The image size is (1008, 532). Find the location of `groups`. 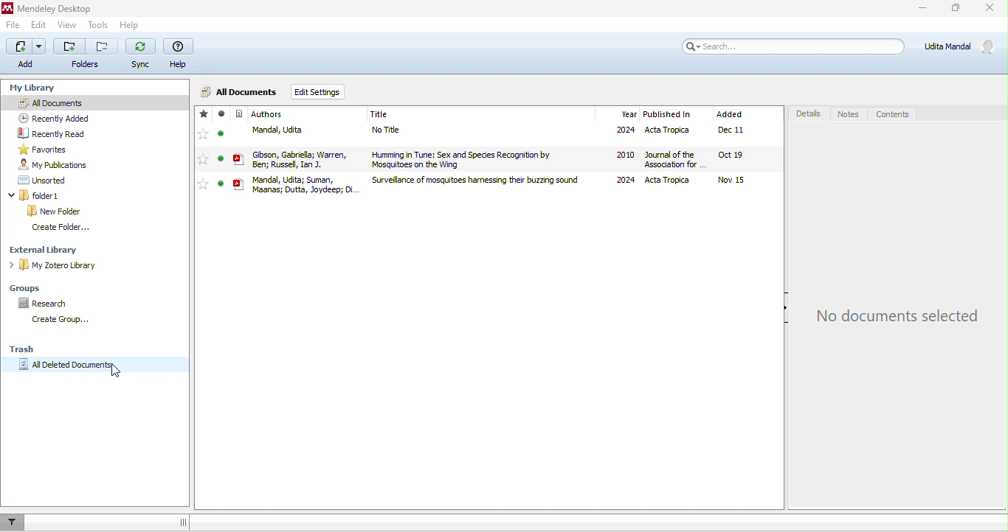

groups is located at coordinates (26, 287).